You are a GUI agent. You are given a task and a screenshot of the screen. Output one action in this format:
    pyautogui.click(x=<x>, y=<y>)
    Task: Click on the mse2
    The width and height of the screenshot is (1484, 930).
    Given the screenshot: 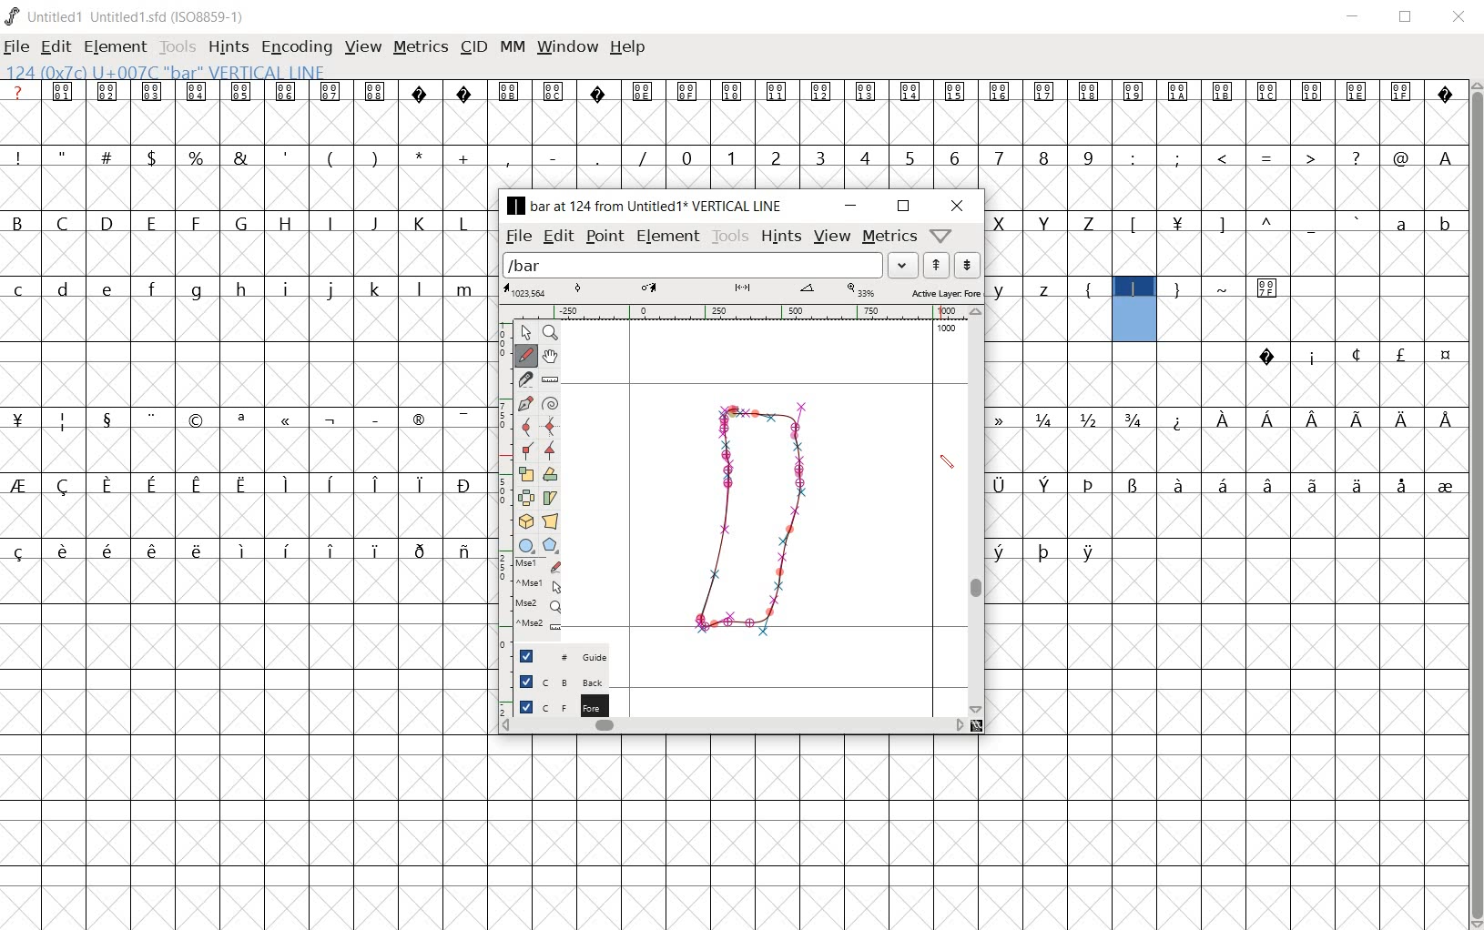 What is the action you would take?
    pyautogui.click(x=533, y=628)
    